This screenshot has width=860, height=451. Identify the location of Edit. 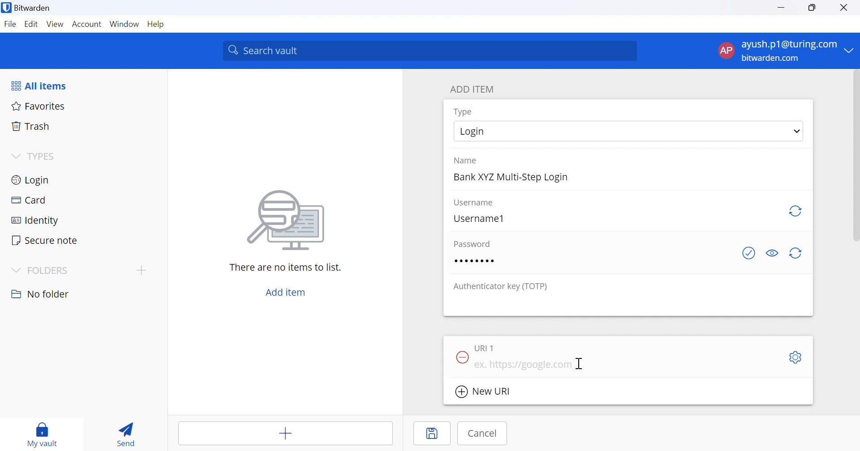
(30, 24).